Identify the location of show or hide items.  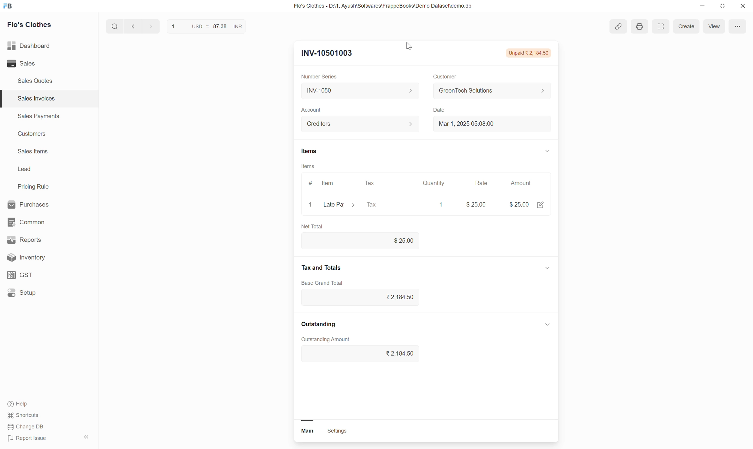
(547, 151).